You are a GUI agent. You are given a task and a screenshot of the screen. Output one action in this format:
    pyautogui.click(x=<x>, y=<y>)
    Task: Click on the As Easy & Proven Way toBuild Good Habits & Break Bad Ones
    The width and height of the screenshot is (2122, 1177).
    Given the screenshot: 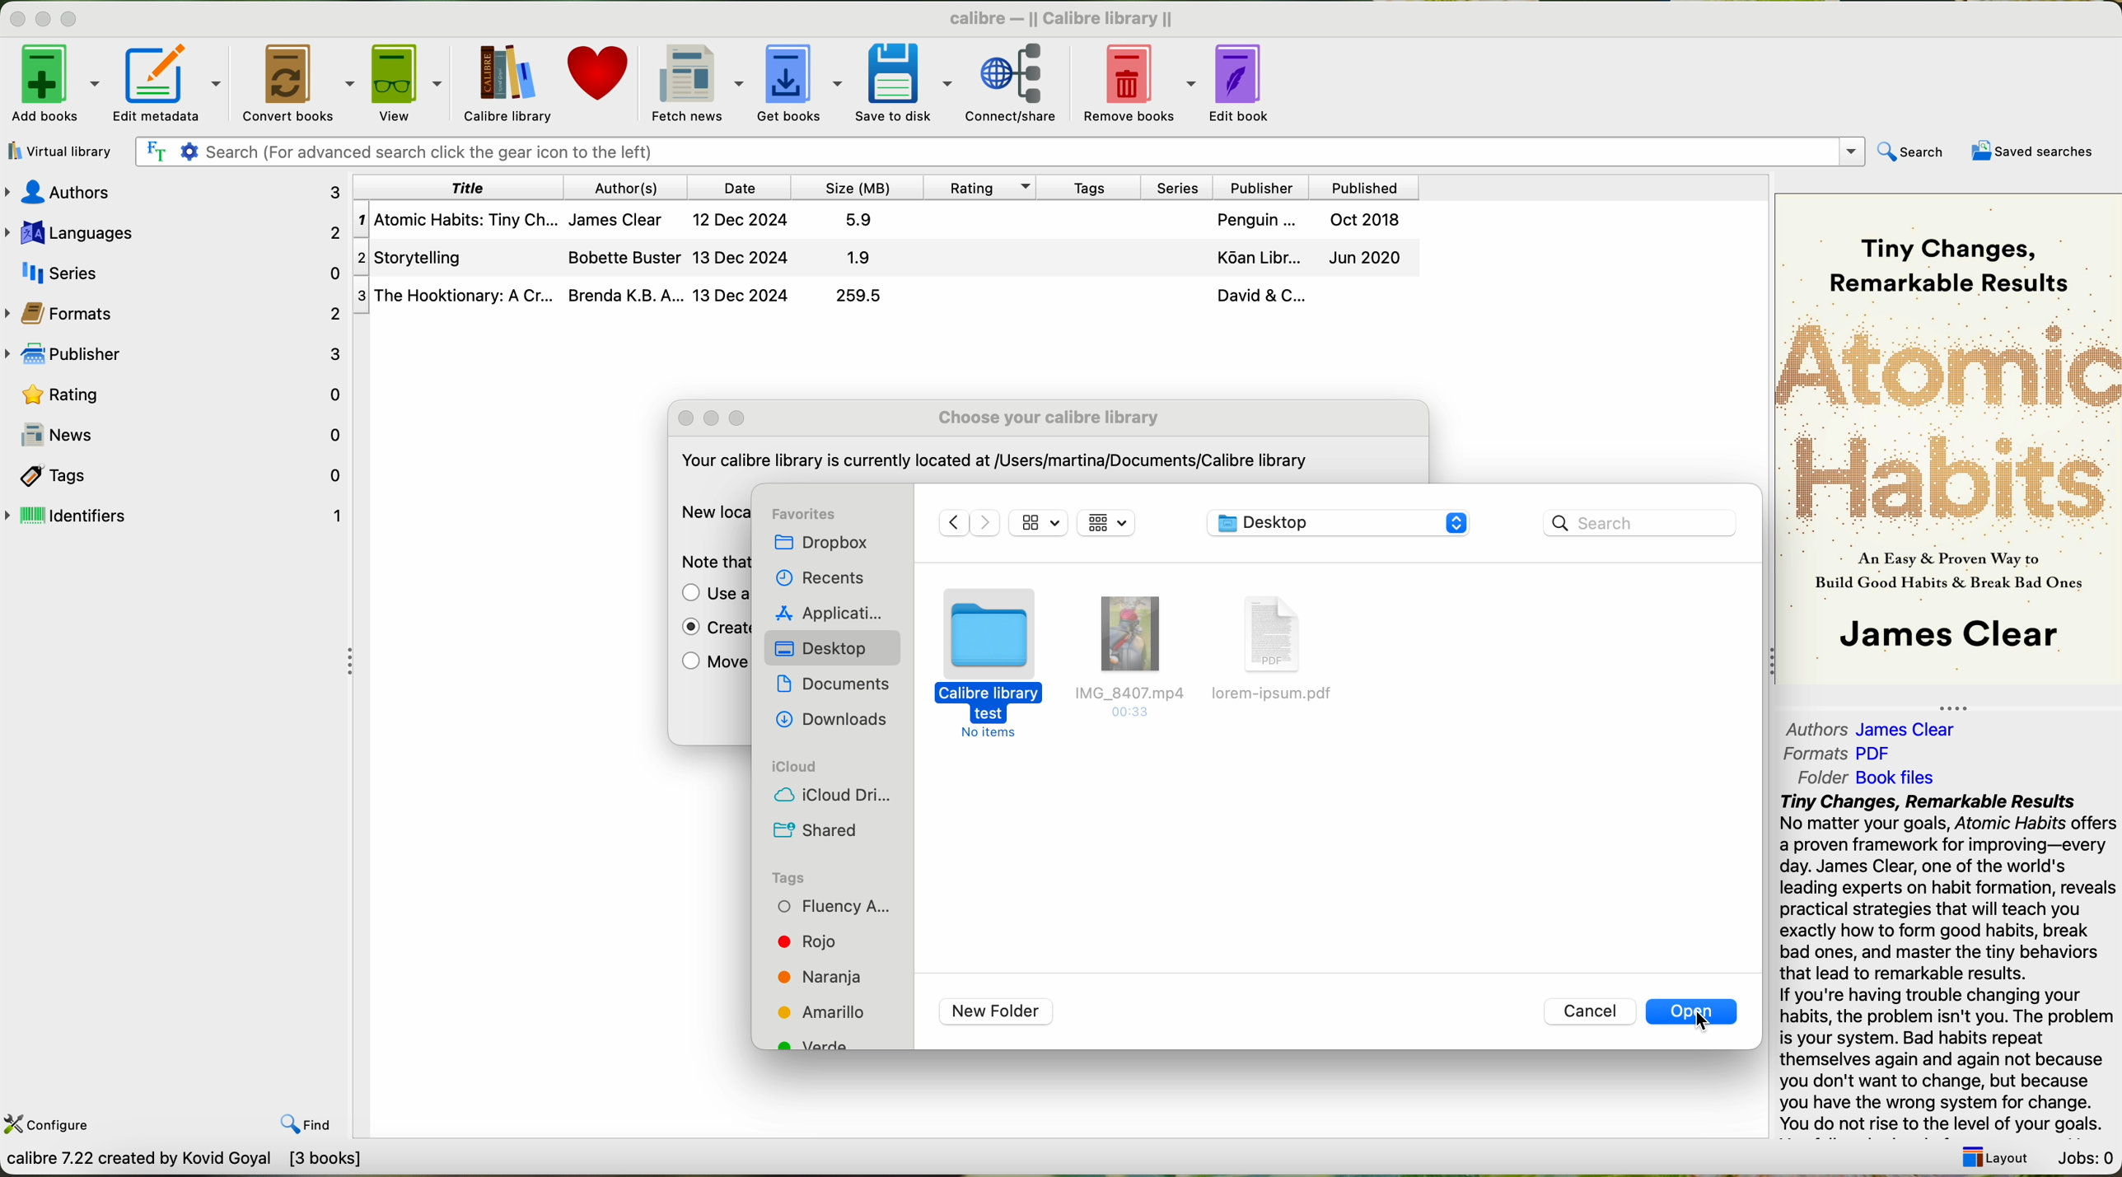 What is the action you would take?
    pyautogui.click(x=1940, y=572)
    